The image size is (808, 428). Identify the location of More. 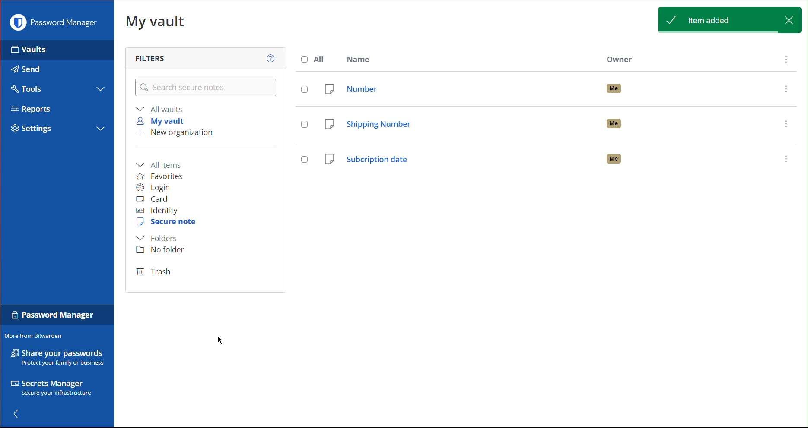
(785, 60).